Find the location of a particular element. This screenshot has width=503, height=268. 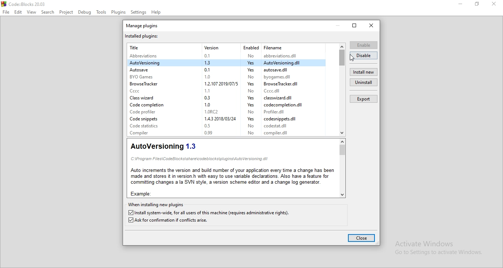

Scroll down is located at coordinates (342, 195).